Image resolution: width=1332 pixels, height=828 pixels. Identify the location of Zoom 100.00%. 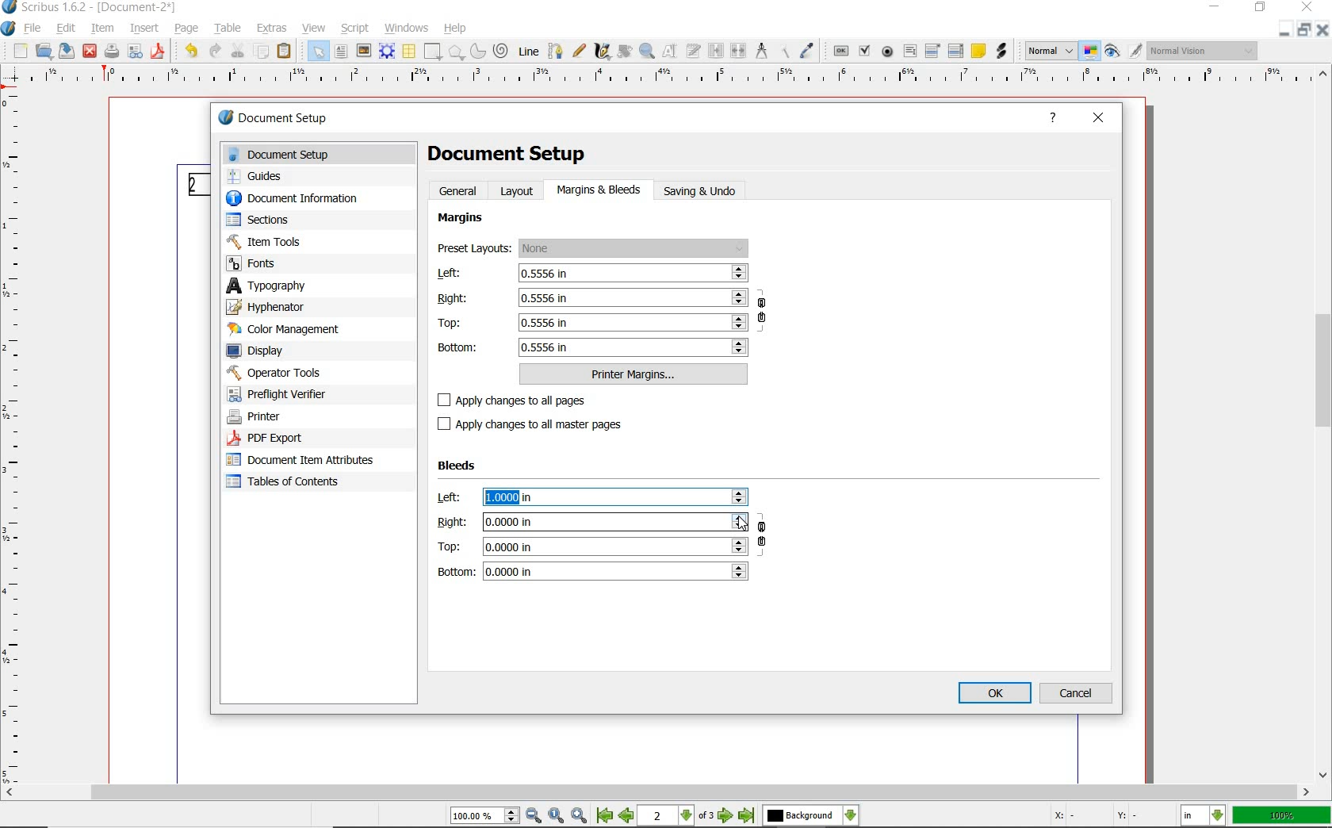
(483, 818).